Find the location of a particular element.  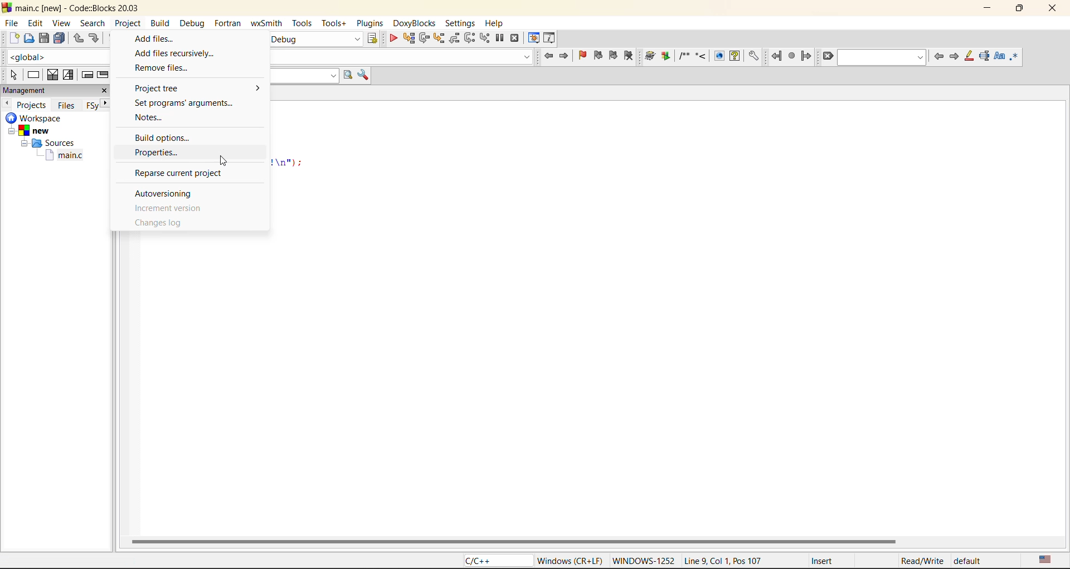

decision is located at coordinates (53, 75).